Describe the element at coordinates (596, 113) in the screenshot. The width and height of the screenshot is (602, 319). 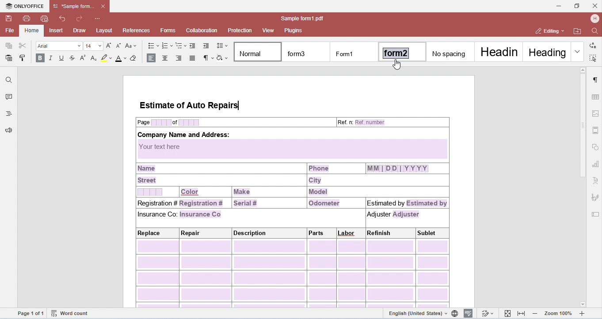
I see `image settings` at that location.